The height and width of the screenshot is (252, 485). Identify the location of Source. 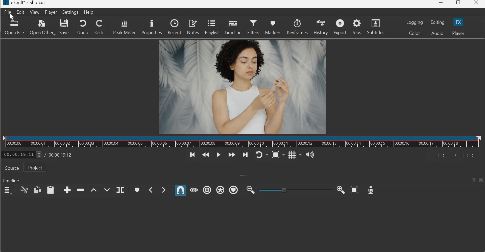
(12, 168).